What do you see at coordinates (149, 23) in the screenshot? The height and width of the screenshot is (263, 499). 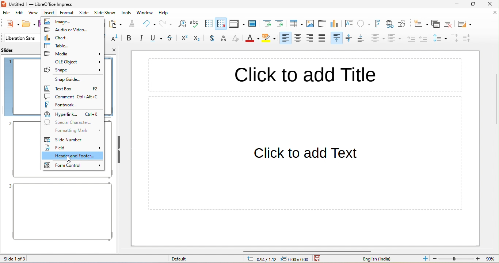 I see `undo` at bounding box center [149, 23].